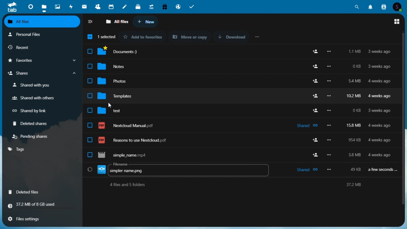 The height and width of the screenshot is (229, 407). Describe the element at coordinates (242, 52) in the screenshot. I see `Documents:) 1.1 MB 3 weeks ago` at that location.